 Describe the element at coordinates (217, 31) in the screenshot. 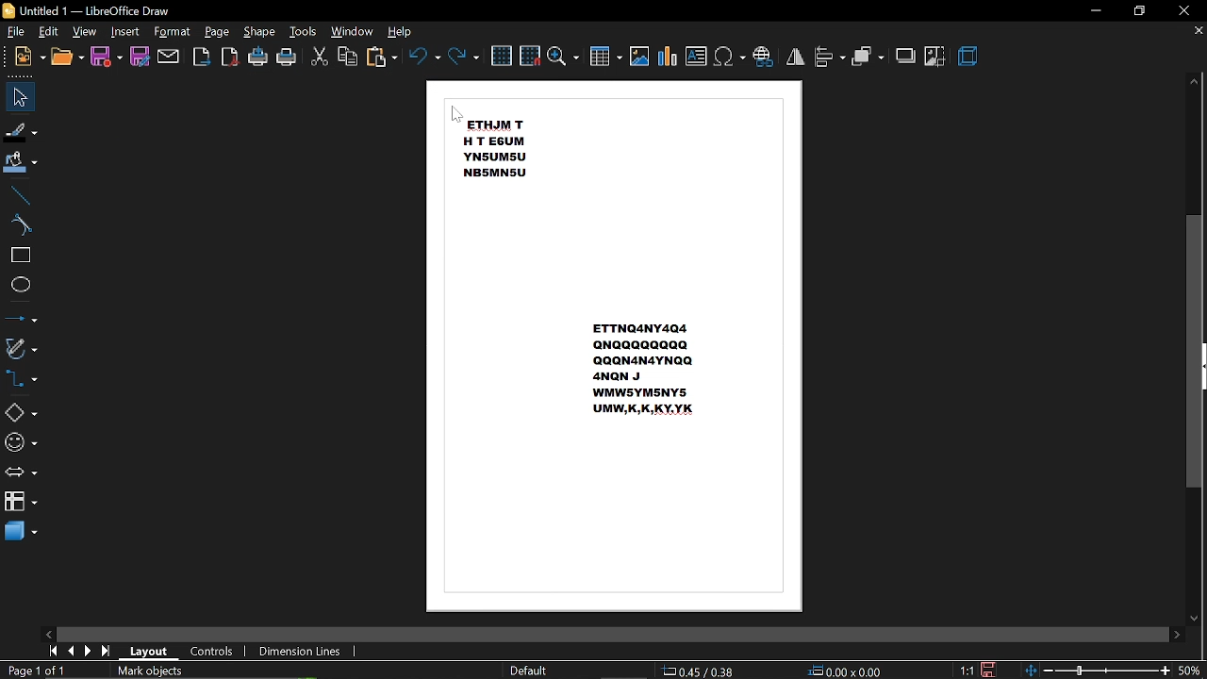

I see `page` at that location.